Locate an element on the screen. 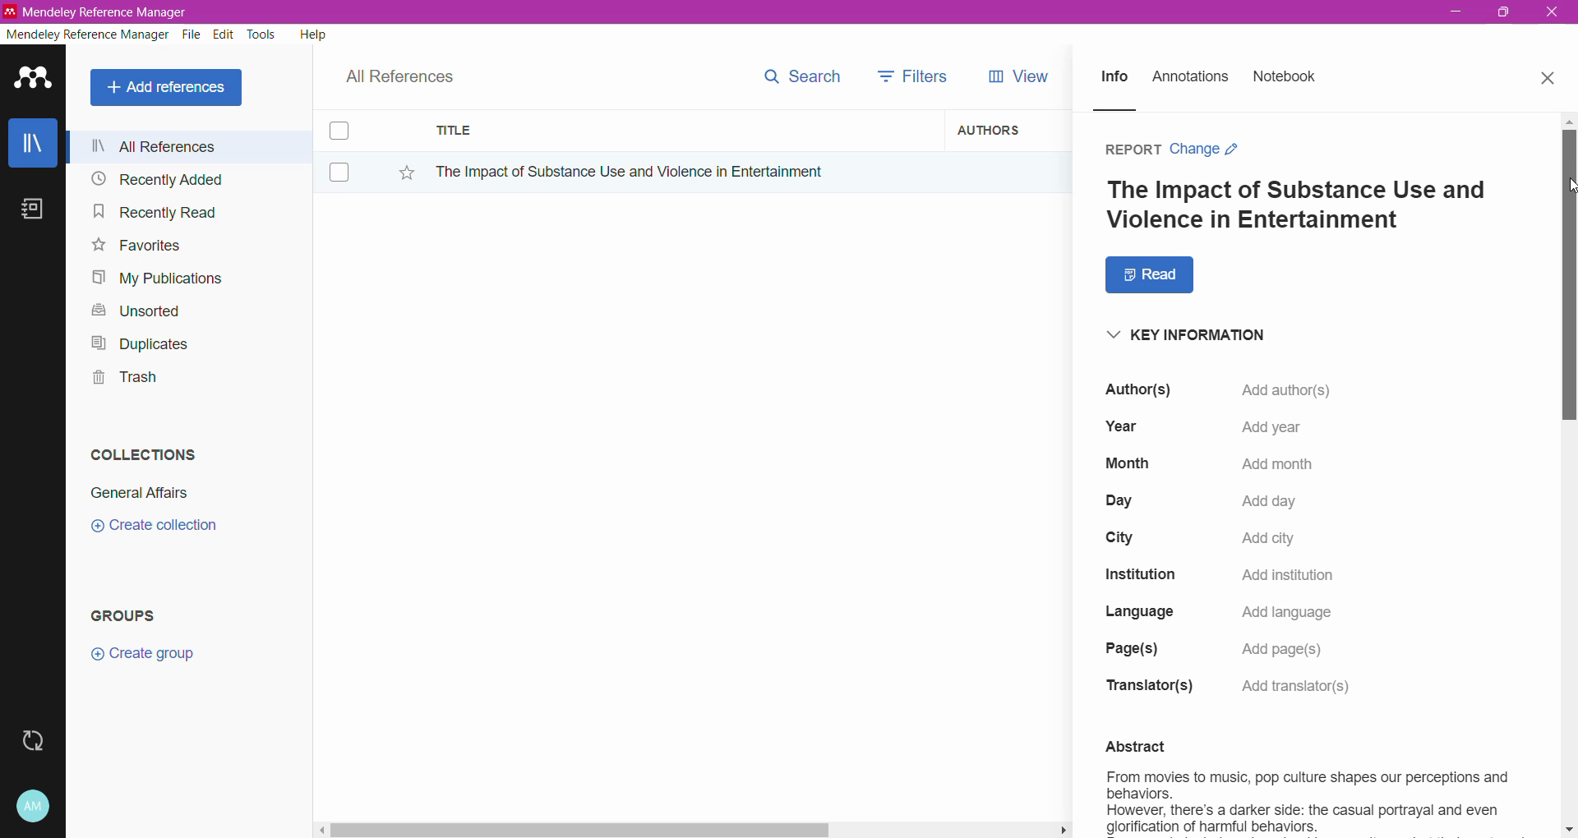 This screenshot has height=838, width=1578. language is located at coordinates (1229, 613).